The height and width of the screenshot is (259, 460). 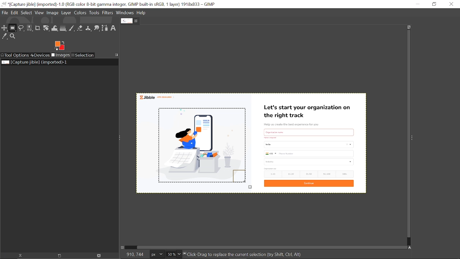 I want to click on Horizontal scrollbar, so click(x=268, y=247).